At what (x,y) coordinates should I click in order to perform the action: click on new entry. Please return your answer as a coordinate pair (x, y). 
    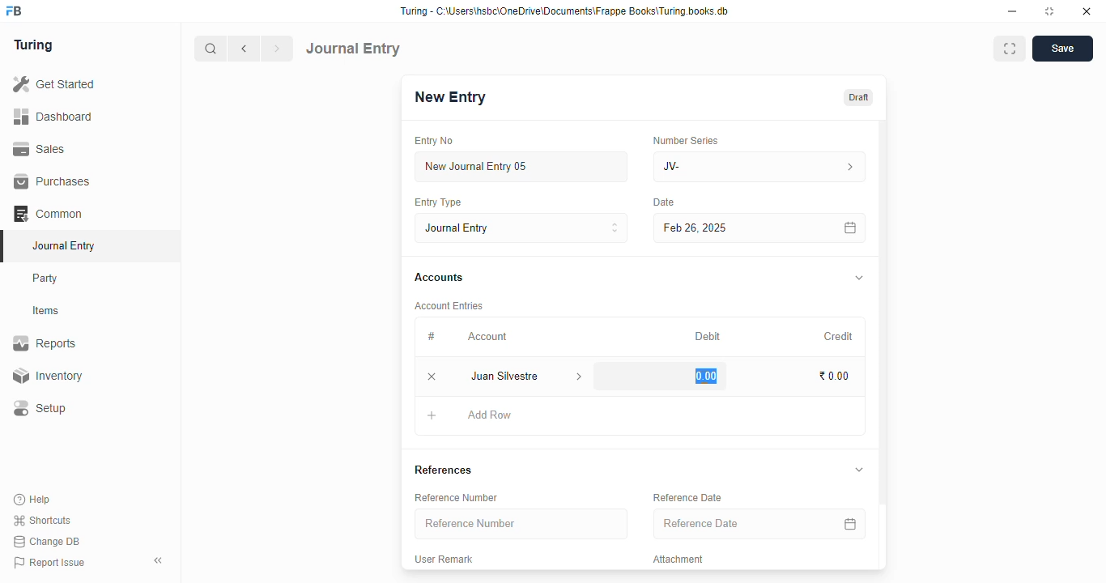
    Looking at the image, I should click on (449, 97).